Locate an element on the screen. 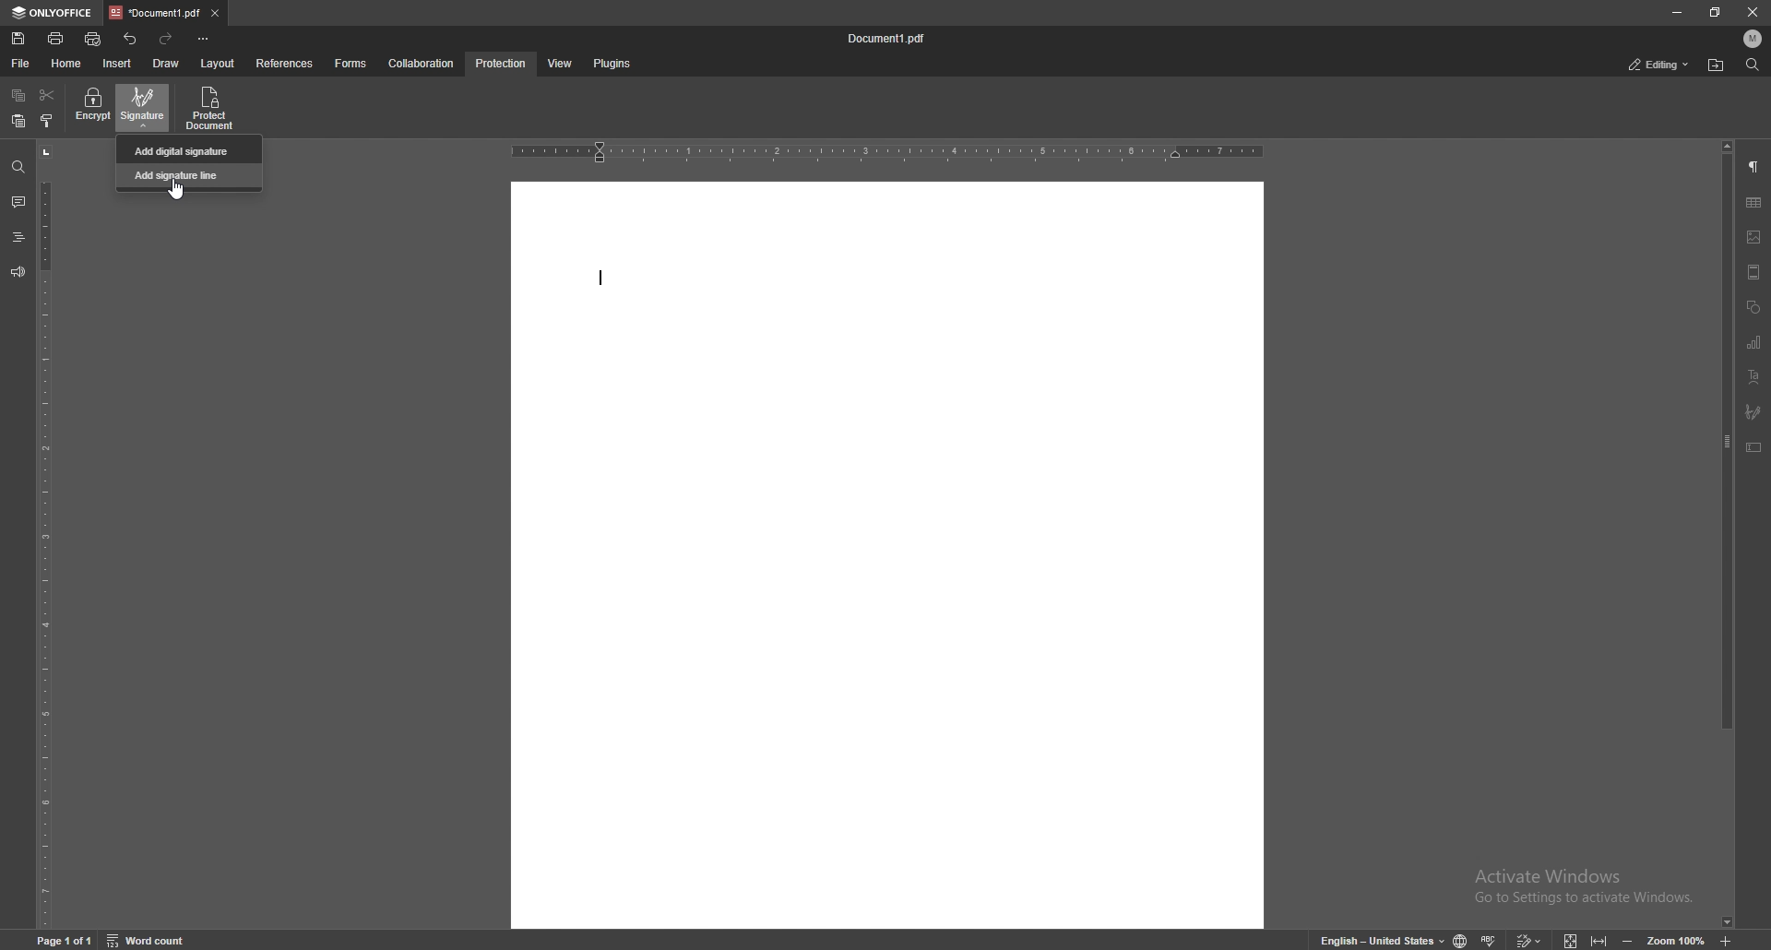 This screenshot has width=1771, height=950. find is located at coordinates (18, 168).